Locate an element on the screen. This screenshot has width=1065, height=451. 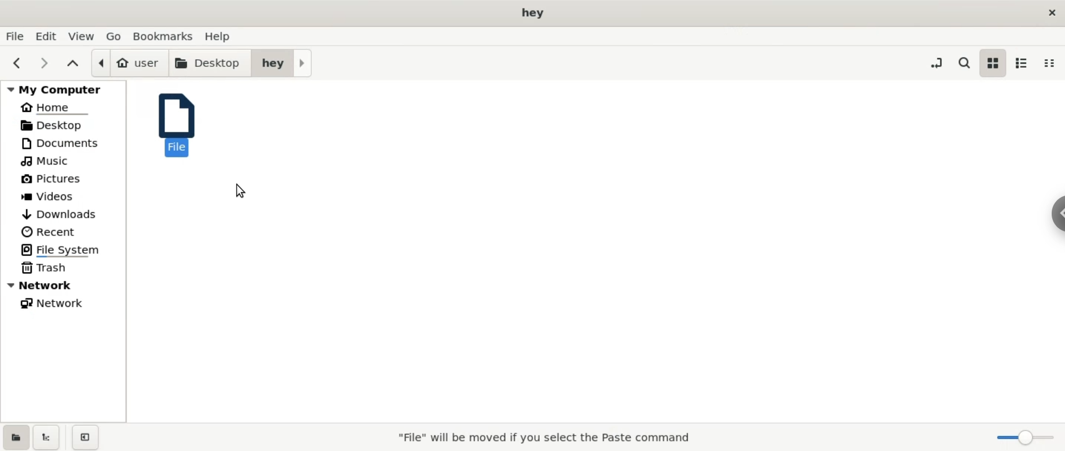
user is located at coordinates (125, 62).